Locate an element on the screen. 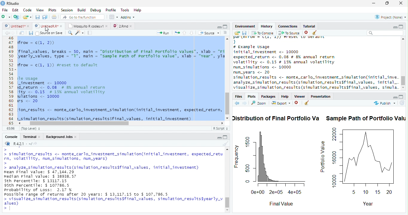  Scroll Up is located at coordinates (227, 39).